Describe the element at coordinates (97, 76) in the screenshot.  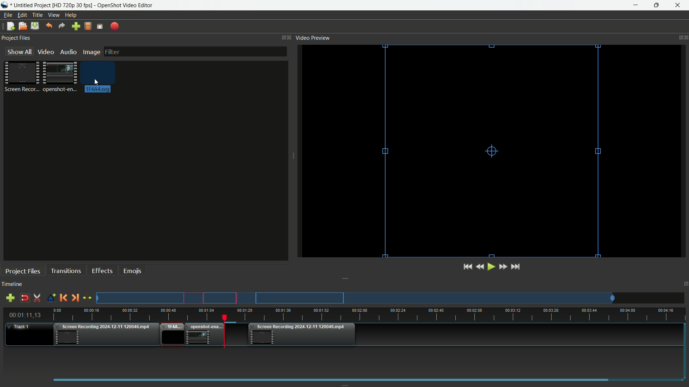
I see `Image for placeholder` at that location.